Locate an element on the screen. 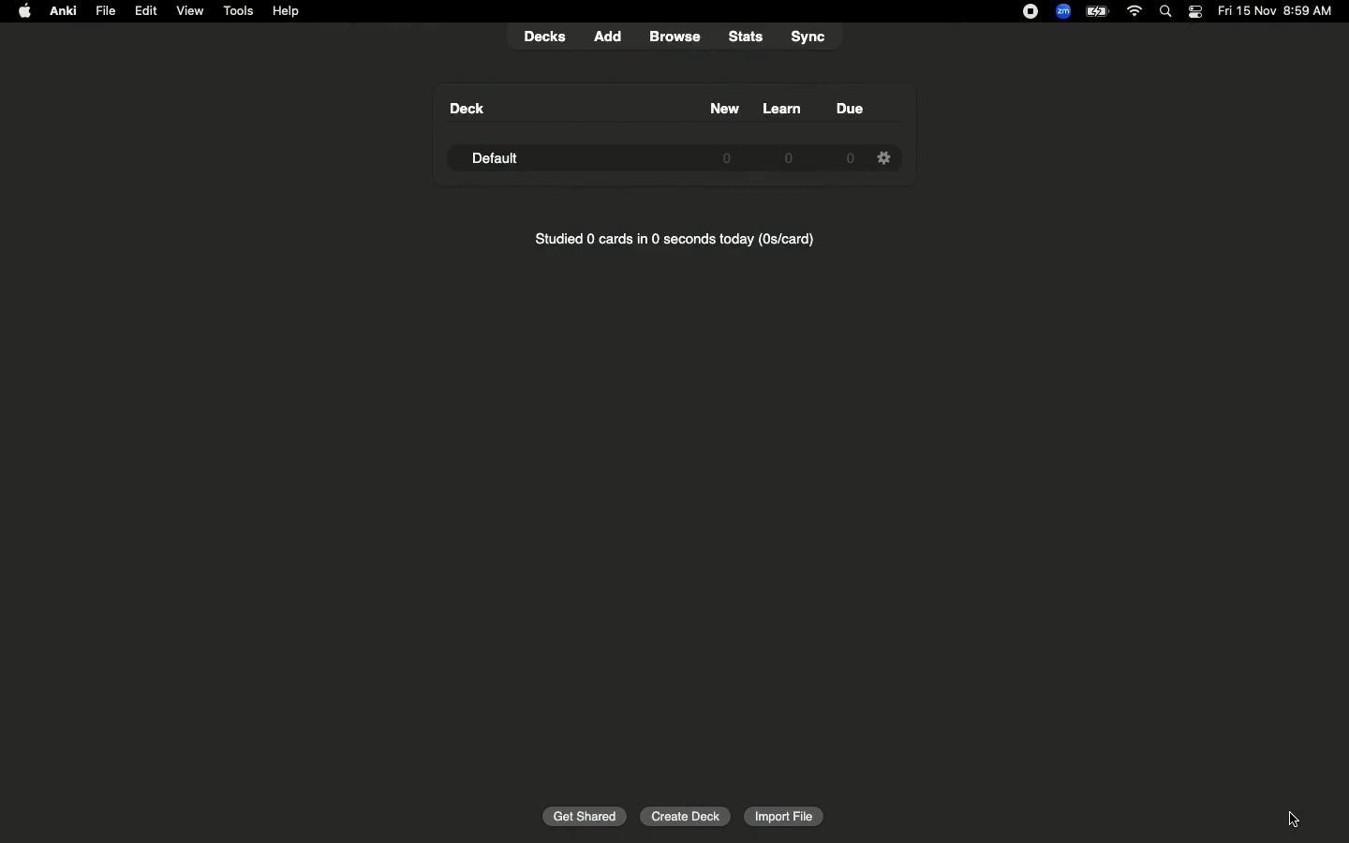 This screenshot has height=843, width=1349. browse is located at coordinates (678, 37).